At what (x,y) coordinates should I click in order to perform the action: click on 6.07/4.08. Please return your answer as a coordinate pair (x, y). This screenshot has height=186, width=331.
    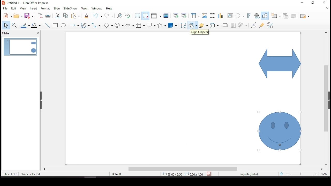
    Looking at the image, I should click on (172, 174).